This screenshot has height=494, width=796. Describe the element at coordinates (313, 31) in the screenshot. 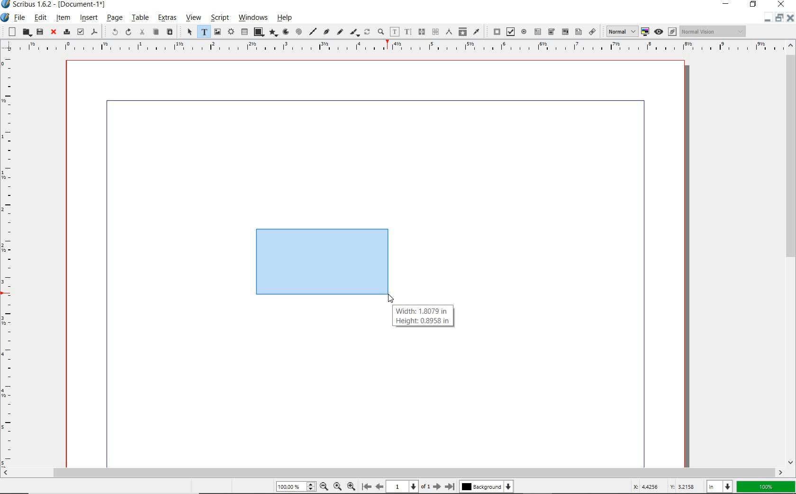

I see `line` at that location.